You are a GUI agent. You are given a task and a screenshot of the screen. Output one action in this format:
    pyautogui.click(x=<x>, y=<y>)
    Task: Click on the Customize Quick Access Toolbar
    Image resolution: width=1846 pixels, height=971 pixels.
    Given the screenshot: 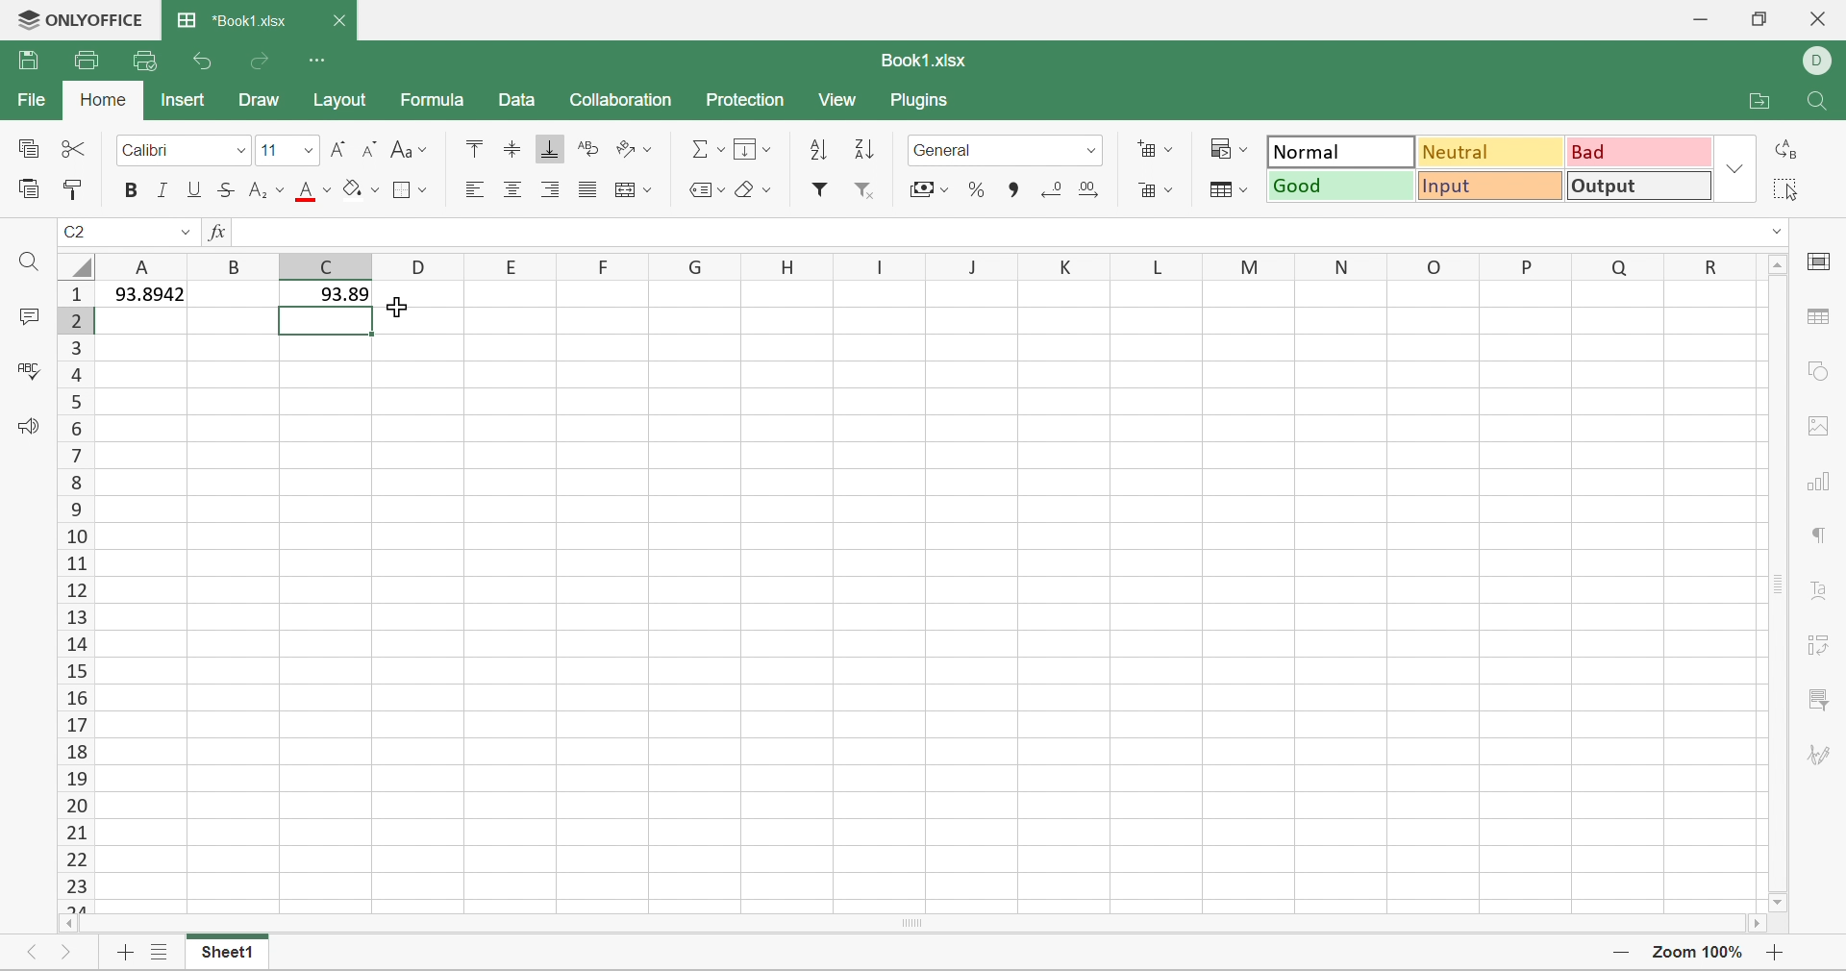 What is the action you would take?
    pyautogui.click(x=320, y=59)
    